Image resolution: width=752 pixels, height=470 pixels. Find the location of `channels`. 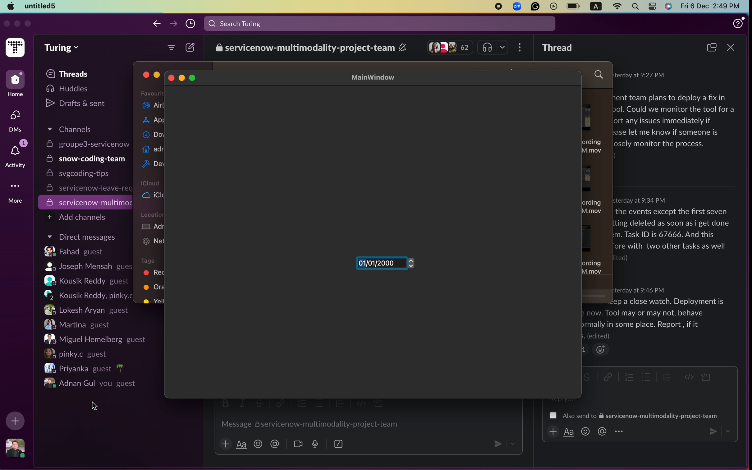

channels is located at coordinates (68, 131).